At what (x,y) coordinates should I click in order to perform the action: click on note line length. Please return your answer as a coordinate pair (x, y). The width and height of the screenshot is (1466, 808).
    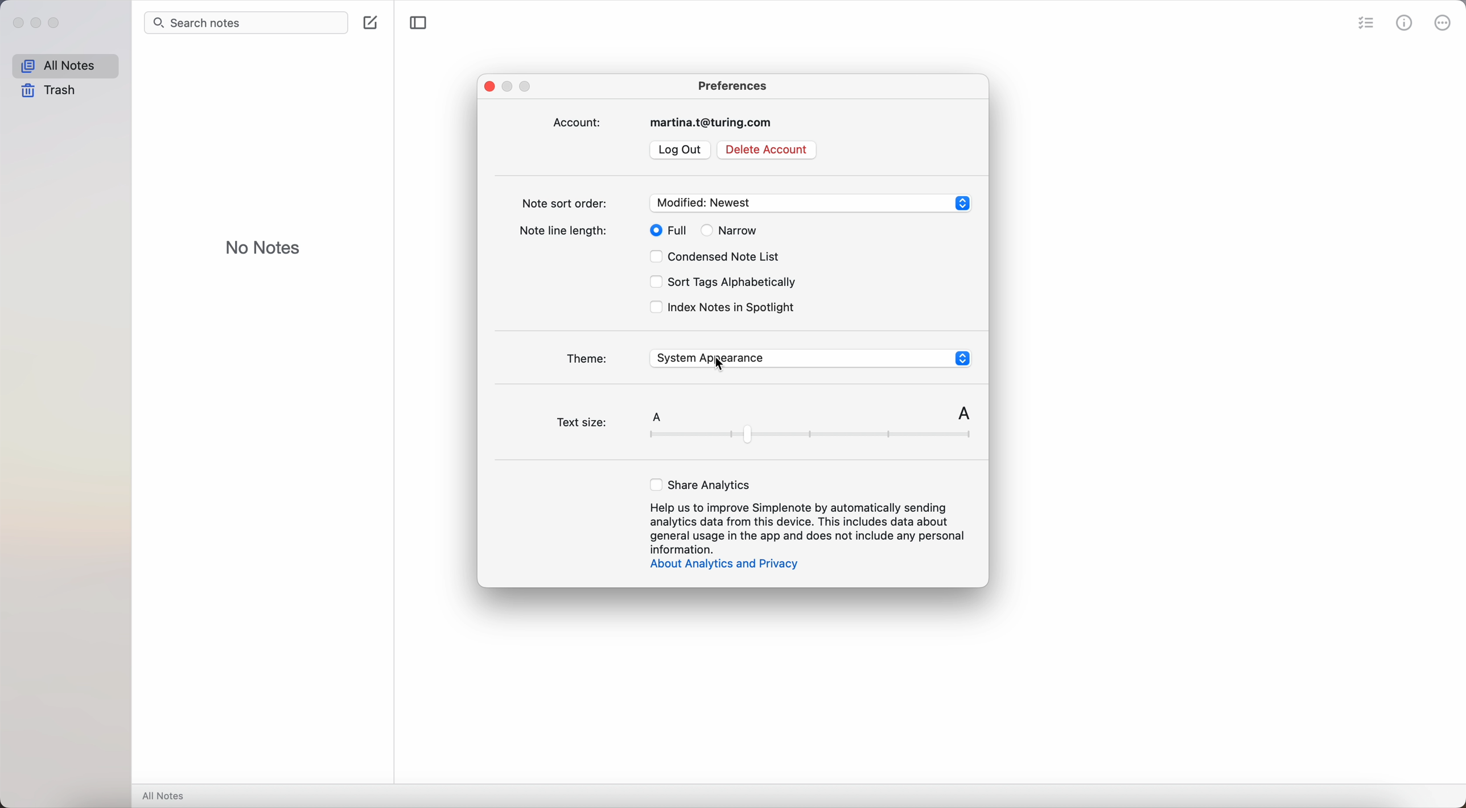
    Looking at the image, I should click on (566, 233).